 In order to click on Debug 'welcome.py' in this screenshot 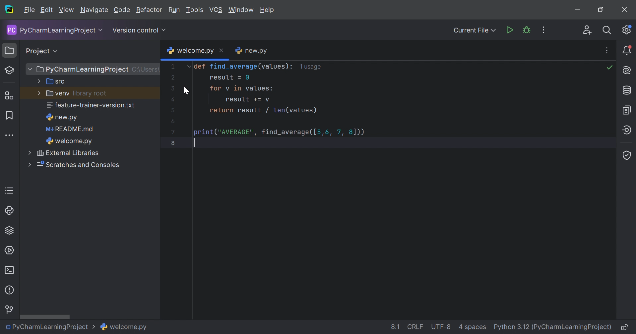, I will do `click(526, 30)`.